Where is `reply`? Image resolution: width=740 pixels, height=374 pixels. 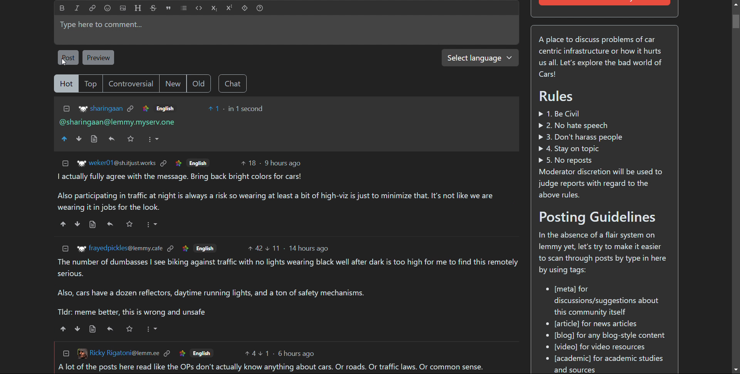 reply is located at coordinates (110, 224).